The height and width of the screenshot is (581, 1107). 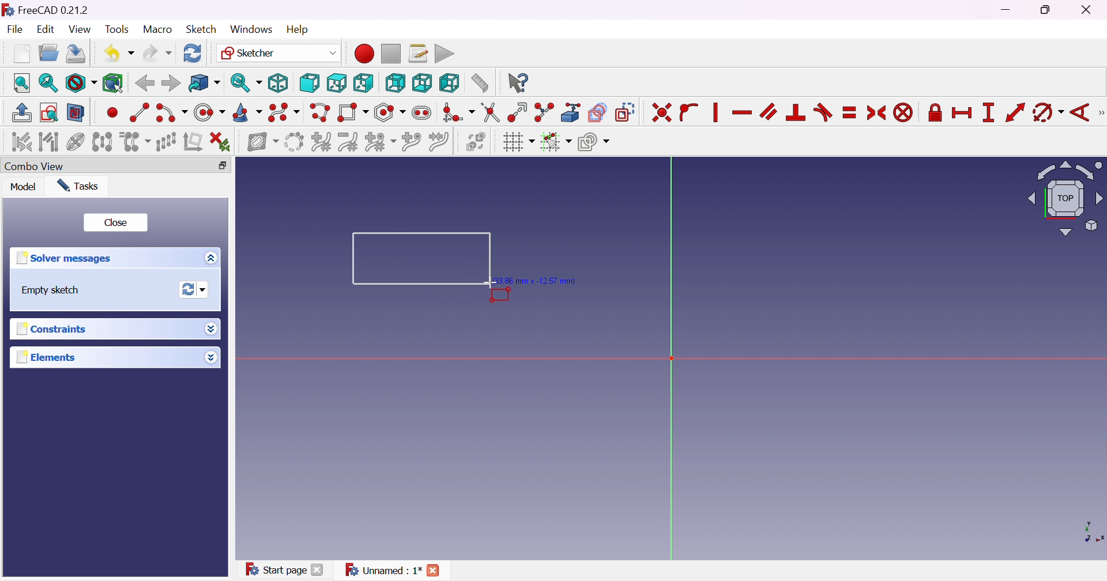 What do you see at coordinates (518, 114) in the screenshot?
I see `Extend edge` at bounding box center [518, 114].